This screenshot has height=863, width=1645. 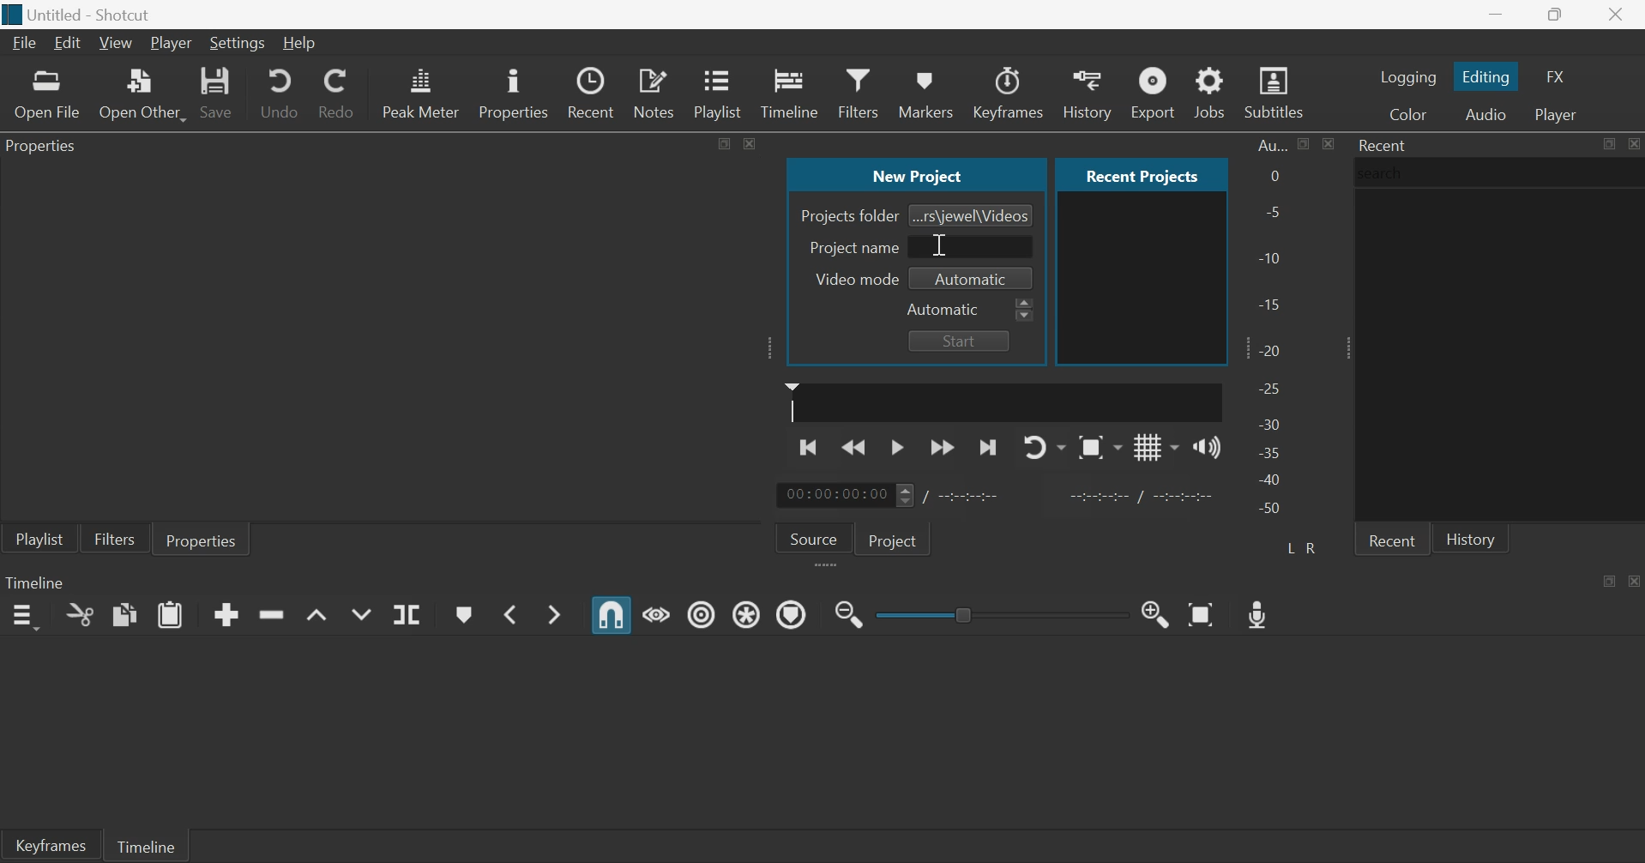 I want to click on Switch to the Logging layout, so click(x=1408, y=76).